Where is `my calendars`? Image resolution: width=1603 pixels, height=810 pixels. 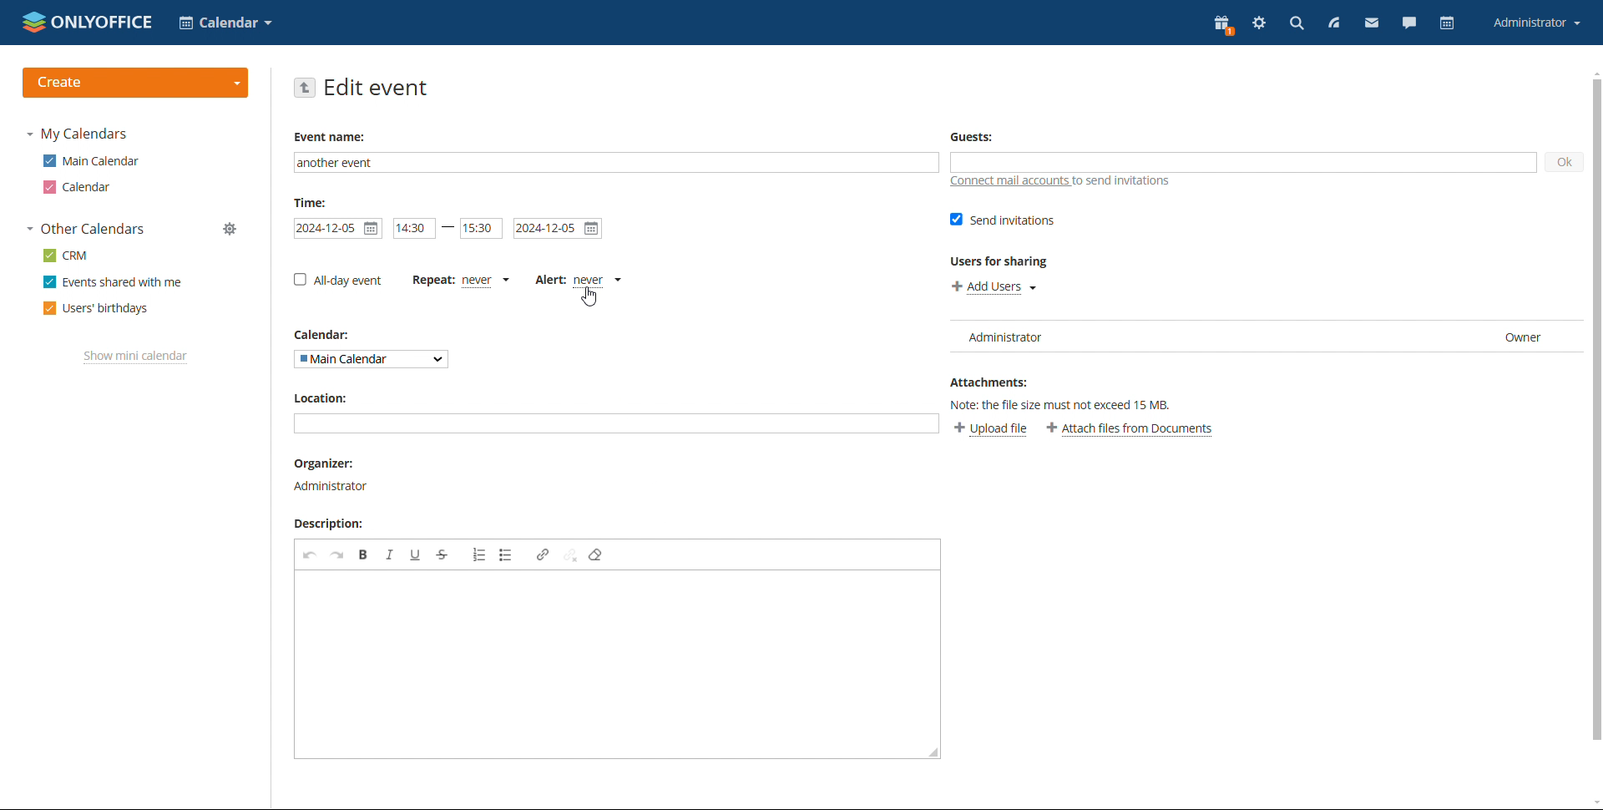 my calendars is located at coordinates (77, 134).